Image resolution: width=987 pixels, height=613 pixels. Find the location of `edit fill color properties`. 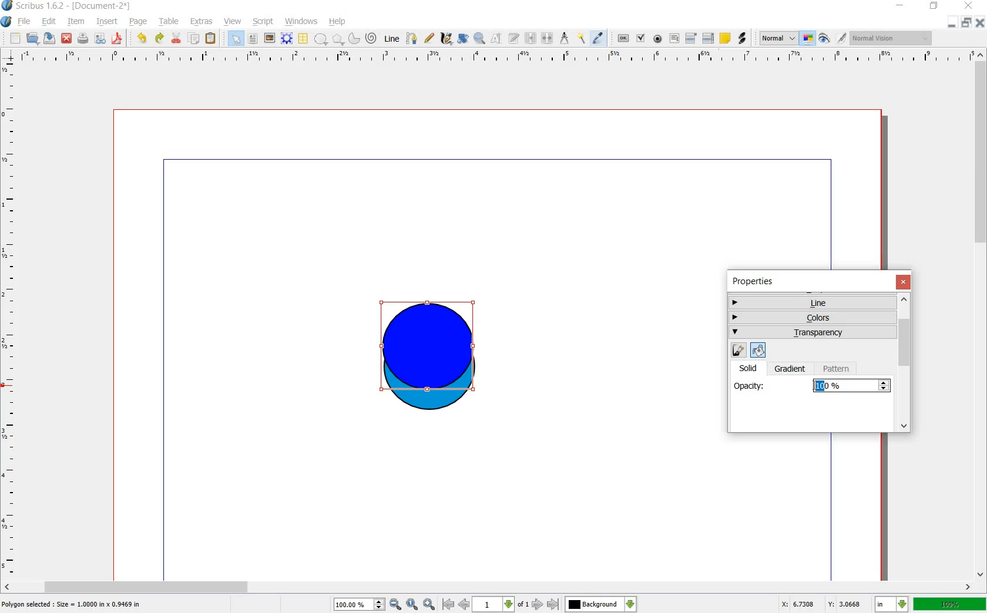

edit fill color properties is located at coordinates (757, 349).